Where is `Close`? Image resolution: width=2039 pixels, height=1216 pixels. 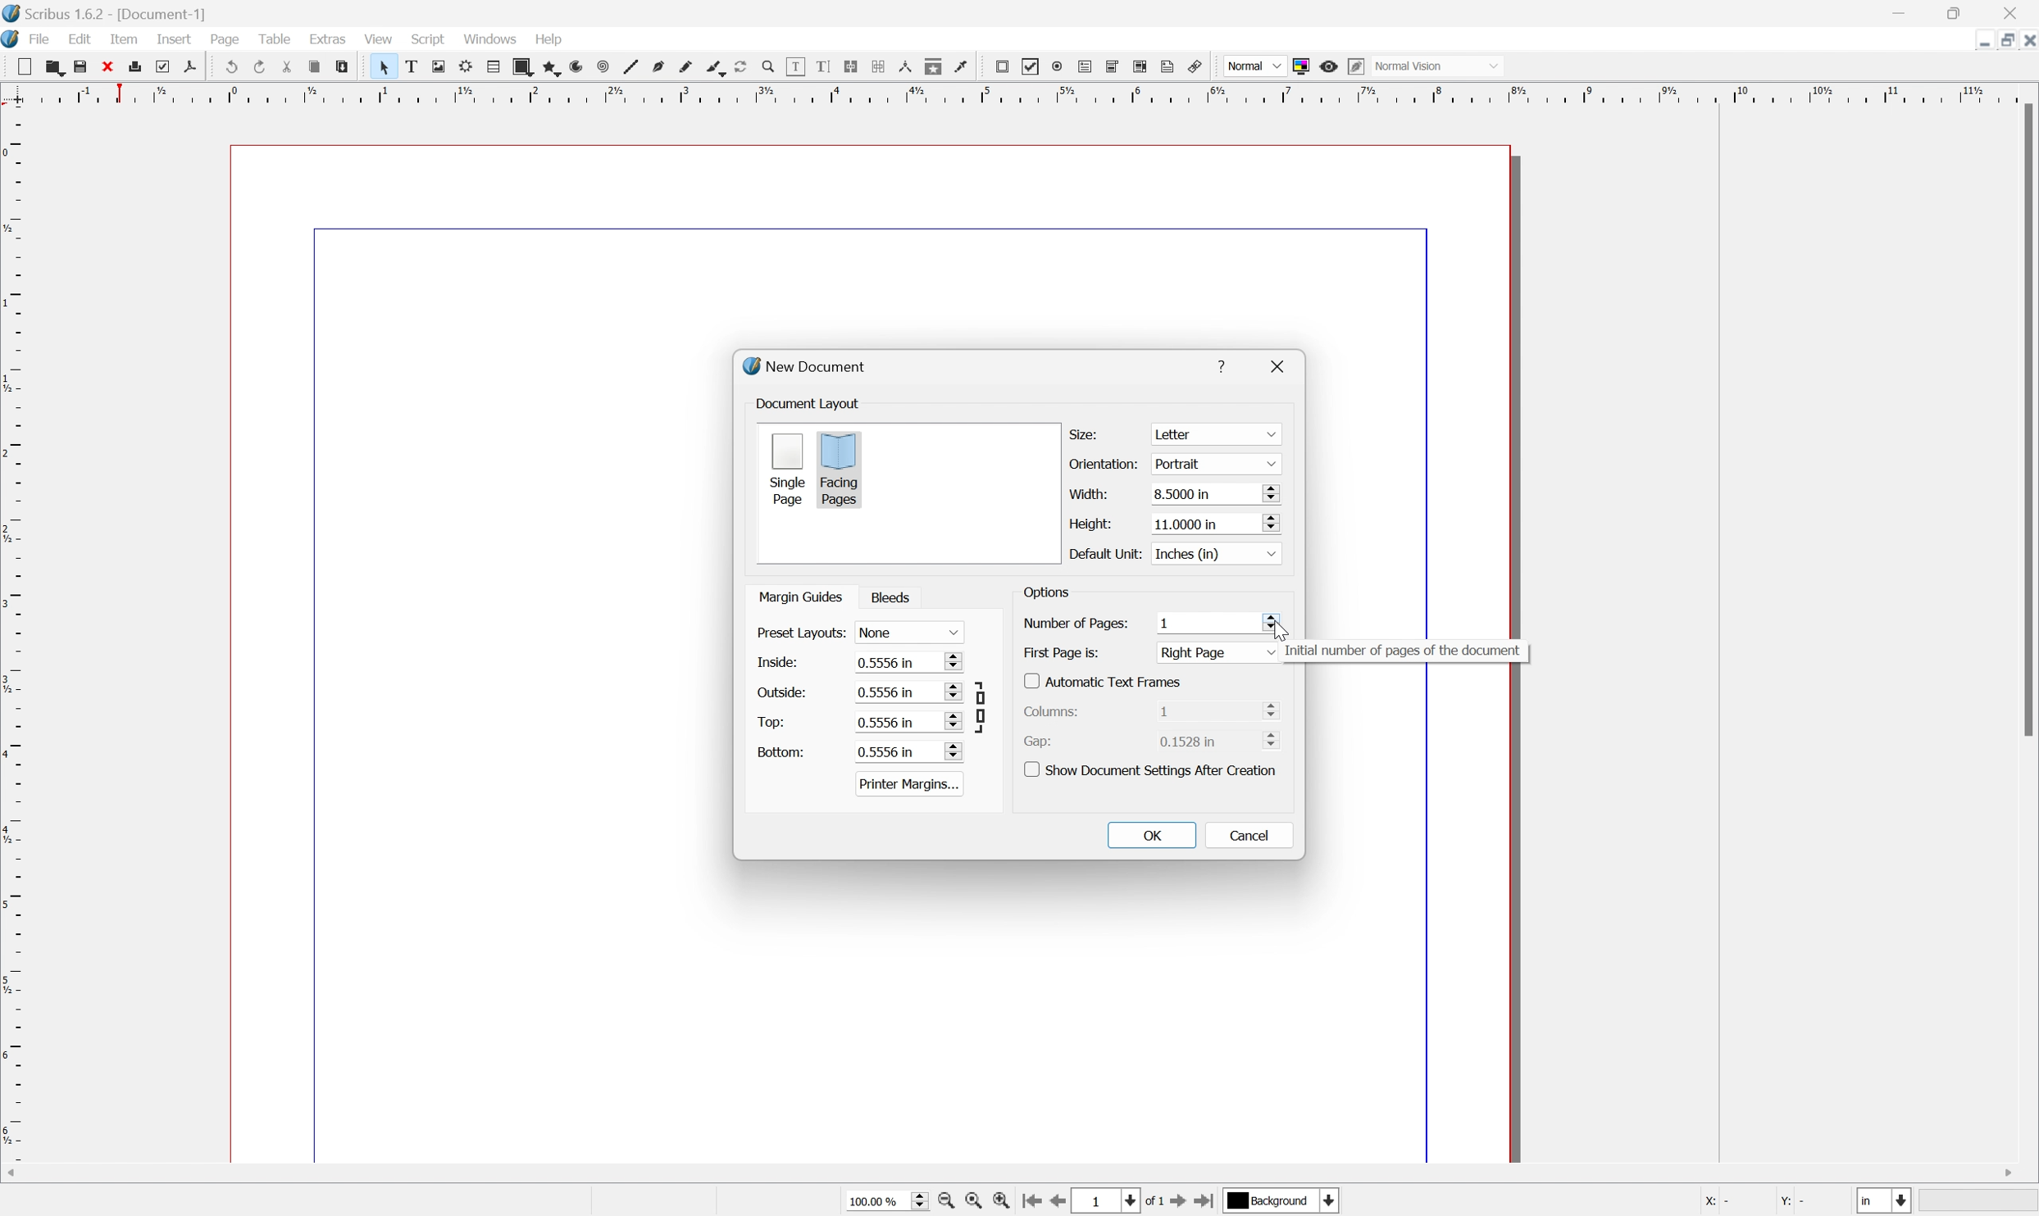 Close is located at coordinates (2026, 39).